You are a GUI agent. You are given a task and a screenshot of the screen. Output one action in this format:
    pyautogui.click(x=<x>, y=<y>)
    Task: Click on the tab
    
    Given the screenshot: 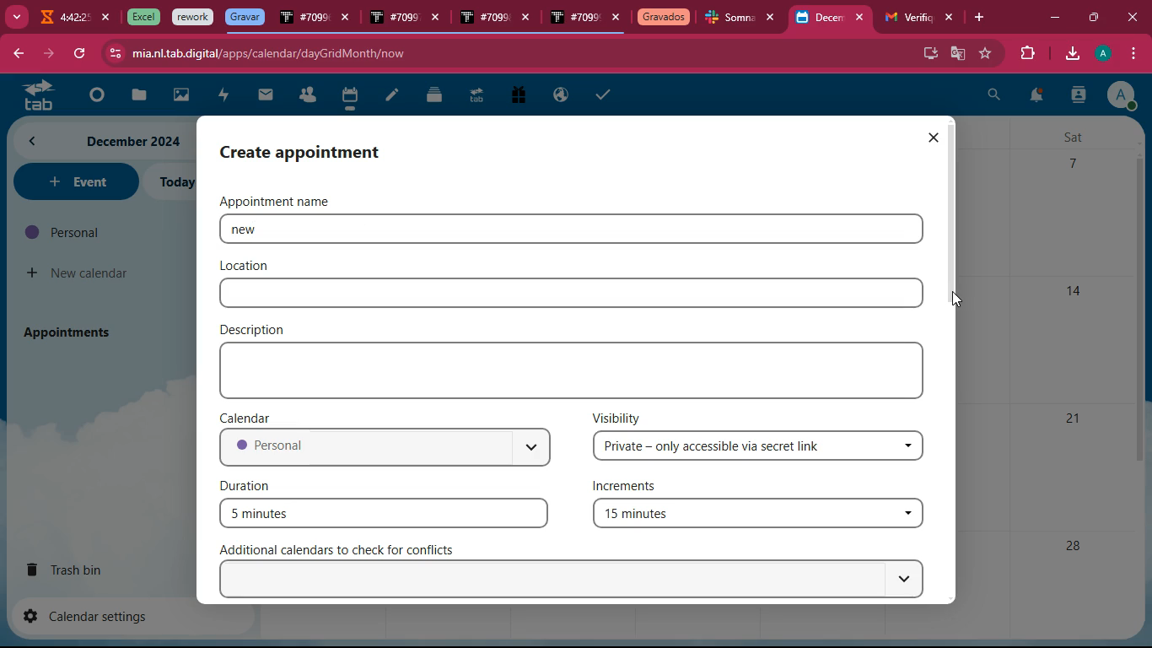 What is the action you would take?
    pyautogui.click(x=33, y=94)
    